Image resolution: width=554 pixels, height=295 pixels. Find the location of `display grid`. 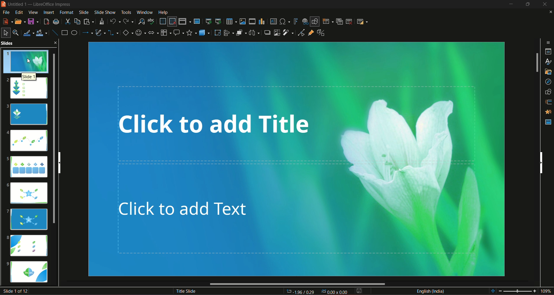

display grid is located at coordinates (162, 21).